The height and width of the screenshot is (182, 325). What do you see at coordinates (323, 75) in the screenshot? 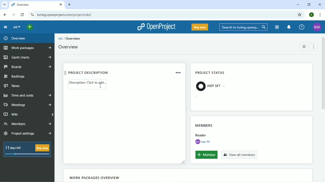
I see `Vertical scrollbar` at bounding box center [323, 75].